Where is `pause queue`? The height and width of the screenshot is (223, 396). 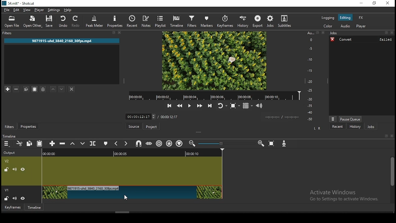 pause queue is located at coordinates (351, 119).